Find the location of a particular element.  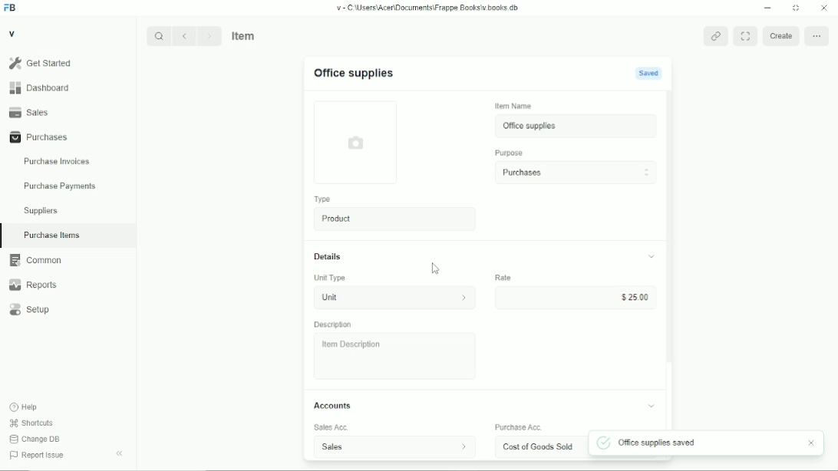

reports is located at coordinates (32, 285).